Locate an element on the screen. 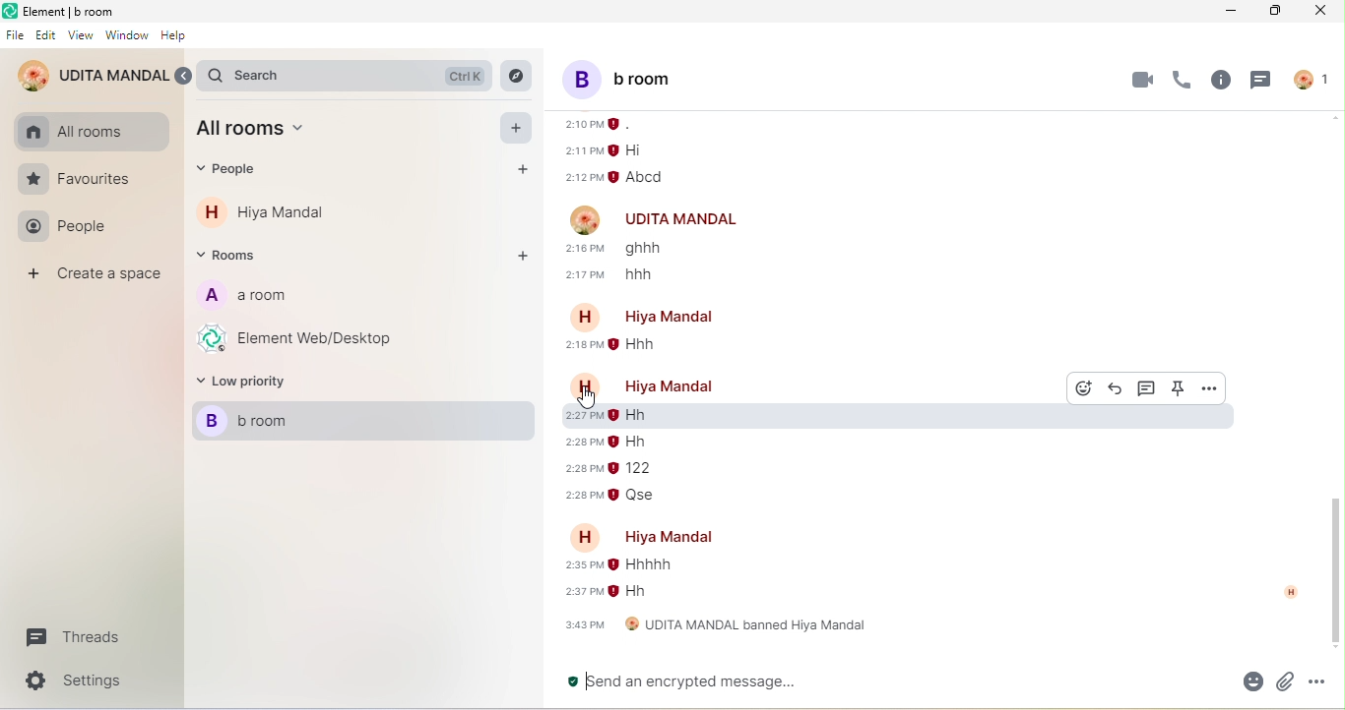  expand is located at coordinates (186, 77).